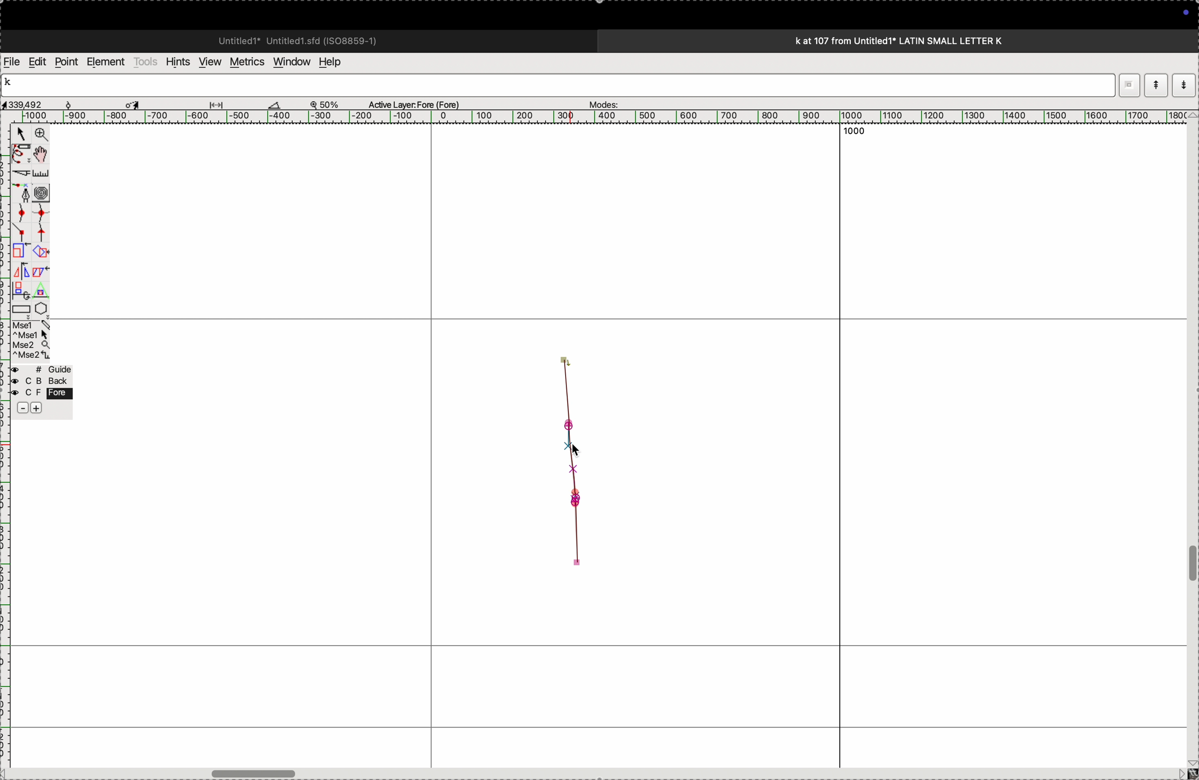 This screenshot has height=780, width=1199. I want to click on random line, so click(565, 394).